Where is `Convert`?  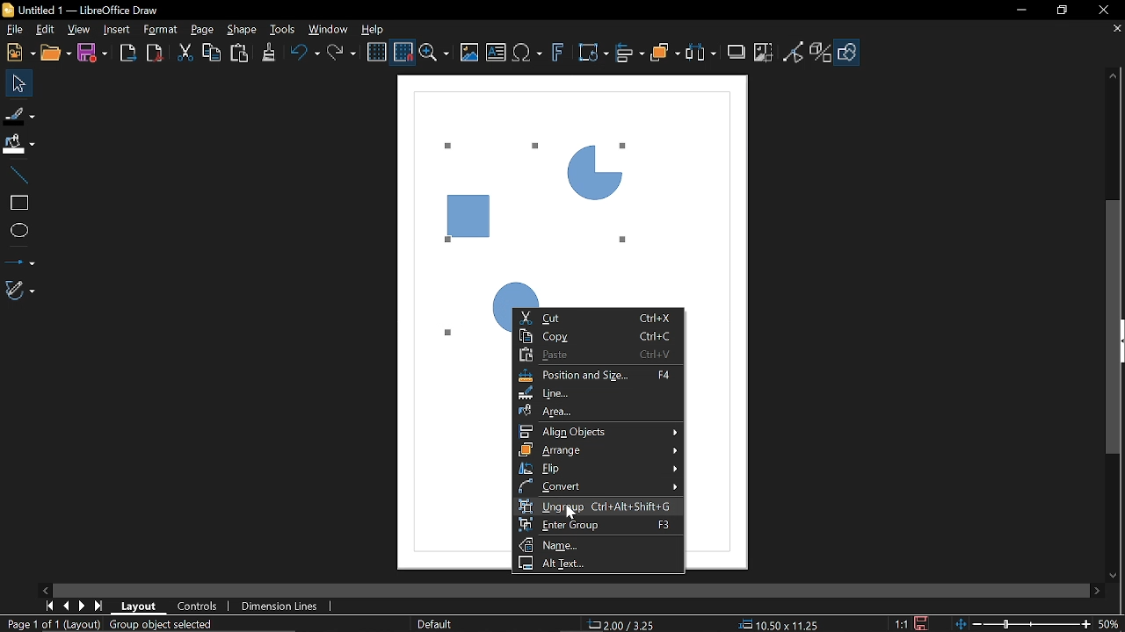
Convert is located at coordinates (600, 486).